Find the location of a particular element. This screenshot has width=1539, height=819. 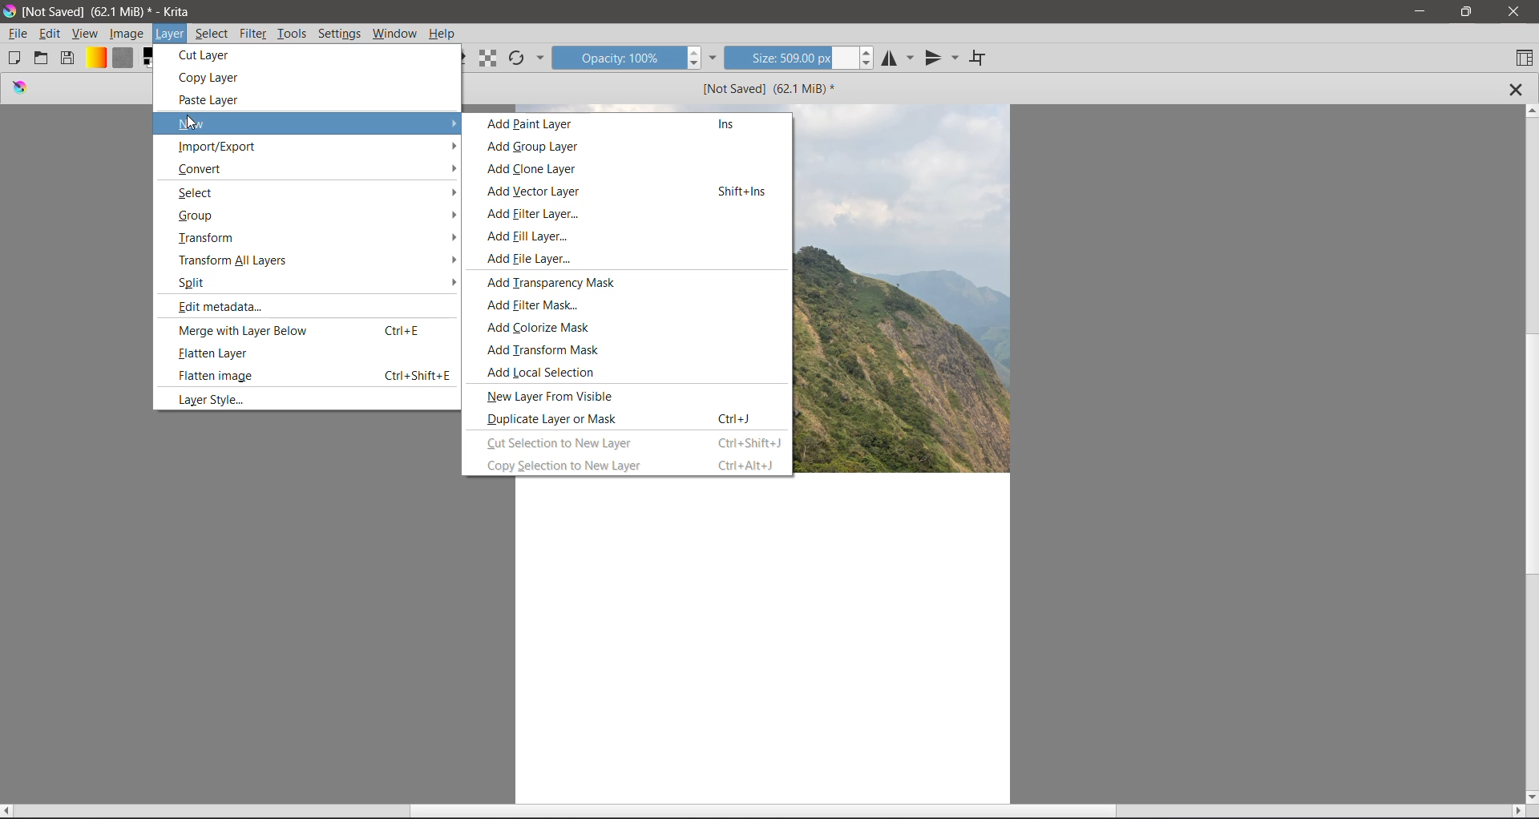

Choose Workspace is located at coordinates (1522, 58).